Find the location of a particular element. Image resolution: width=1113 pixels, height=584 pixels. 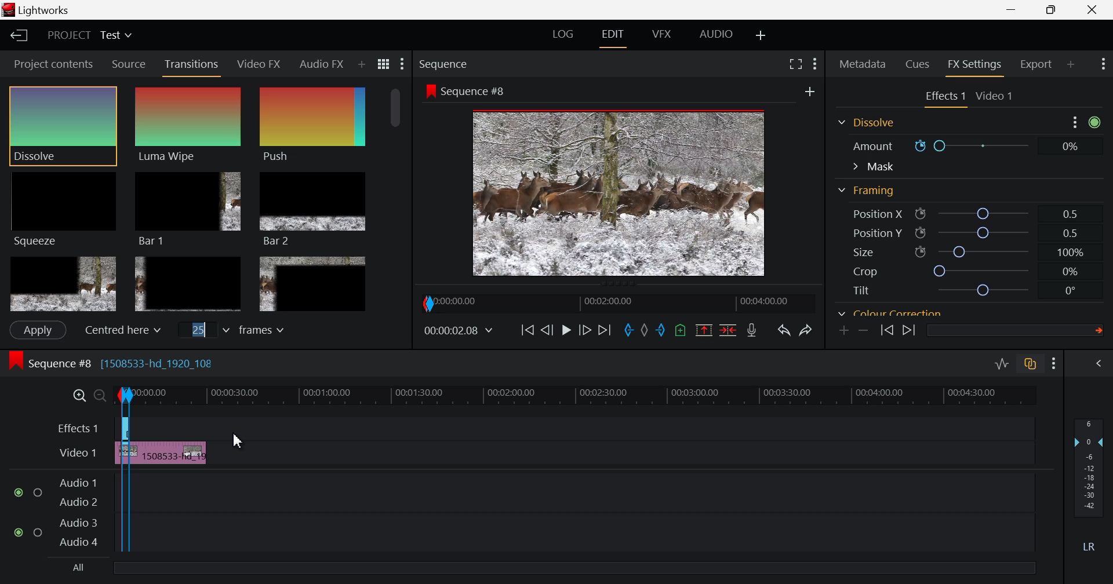

LOG is located at coordinates (563, 36).